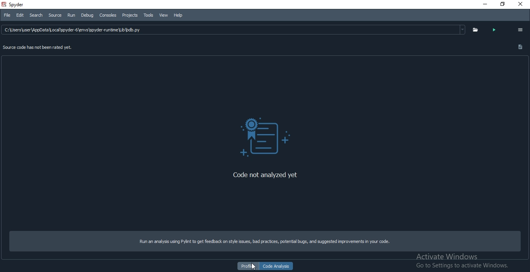 The height and width of the screenshot is (272, 530). I want to click on Tools, so click(148, 15).